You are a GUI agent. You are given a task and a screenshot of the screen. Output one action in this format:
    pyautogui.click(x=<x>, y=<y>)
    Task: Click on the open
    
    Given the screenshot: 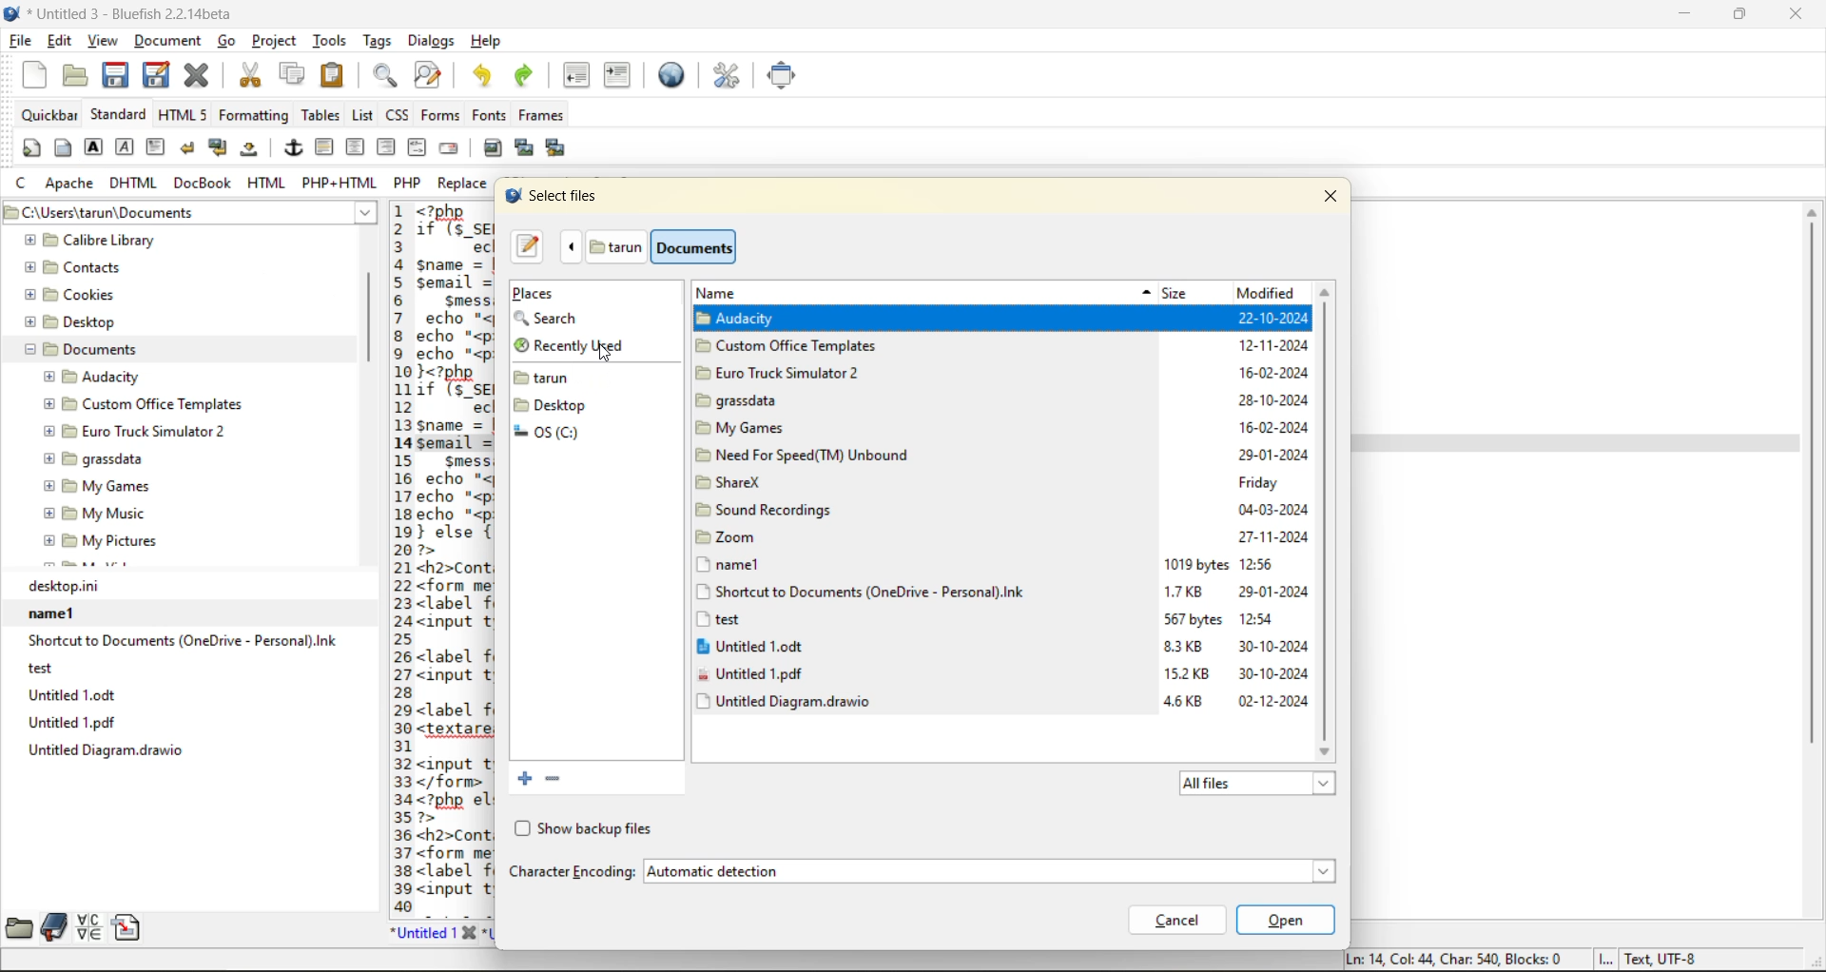 What is the action you would take?
    pyautogui.click(x=1285, y=920)
    